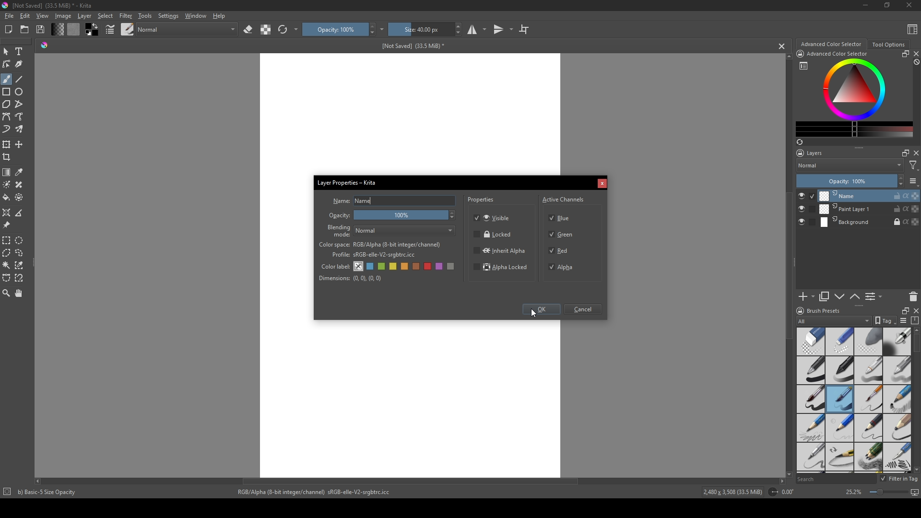  I want to click on scroll down, so click(915, 470).